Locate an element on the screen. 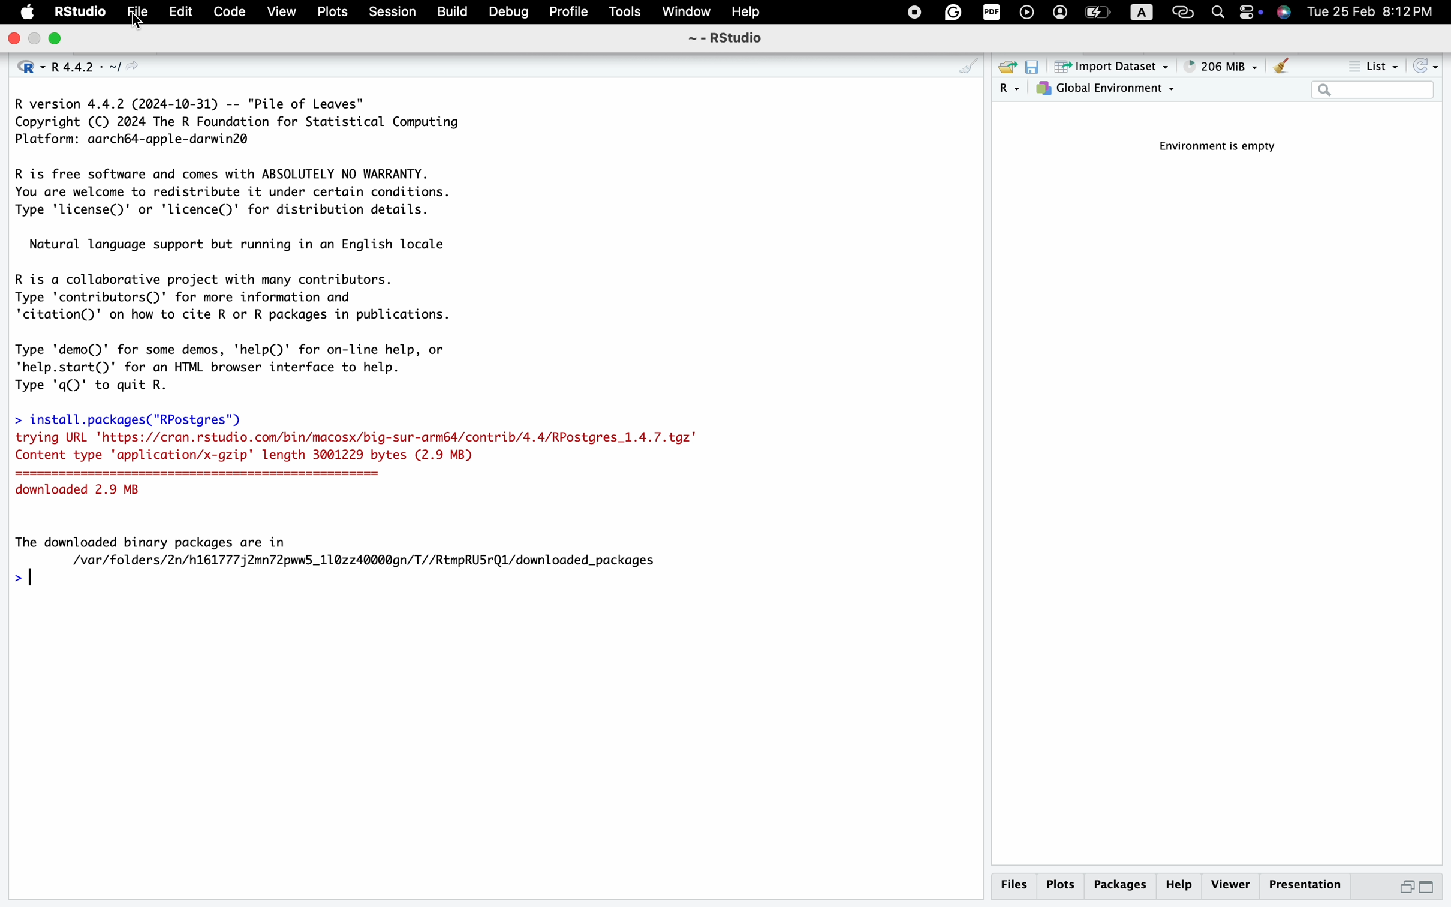 Image resolution: width=1451 pixels, height=907 pixels. R 4.4.2 . ~/ is located at coordinates (88, 66).